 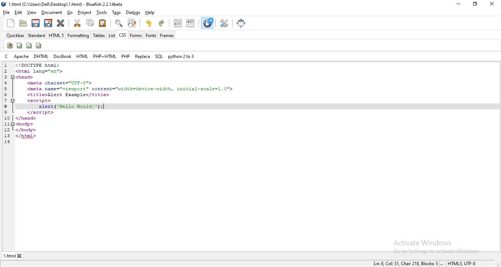 I want to click on php, so click(x=125, y=56).